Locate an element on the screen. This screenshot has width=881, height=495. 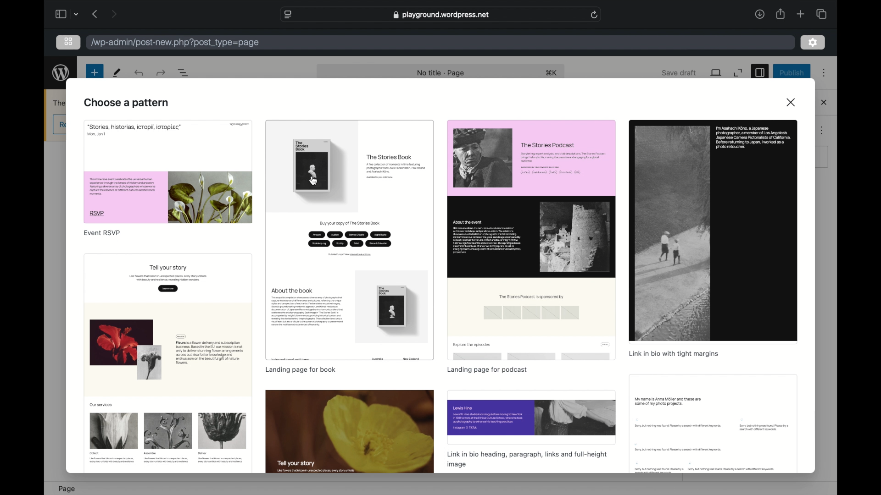
publish is located at coordinates (792, 73).